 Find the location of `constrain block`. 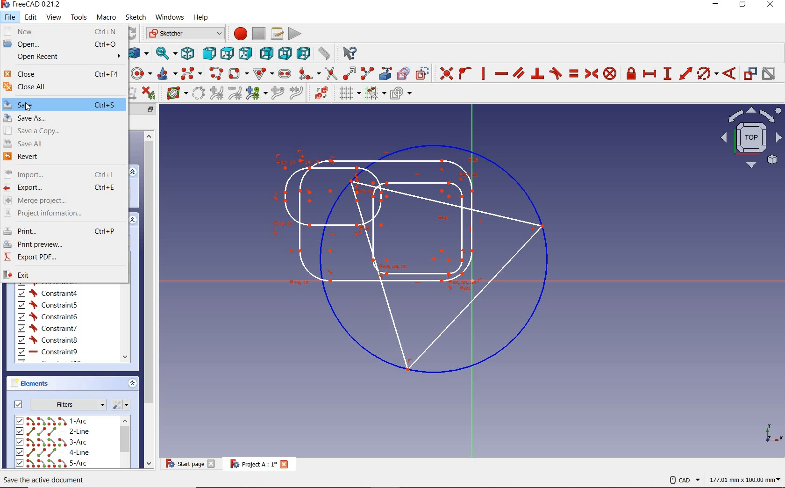

constrain block is located at coordinates (610, 73).